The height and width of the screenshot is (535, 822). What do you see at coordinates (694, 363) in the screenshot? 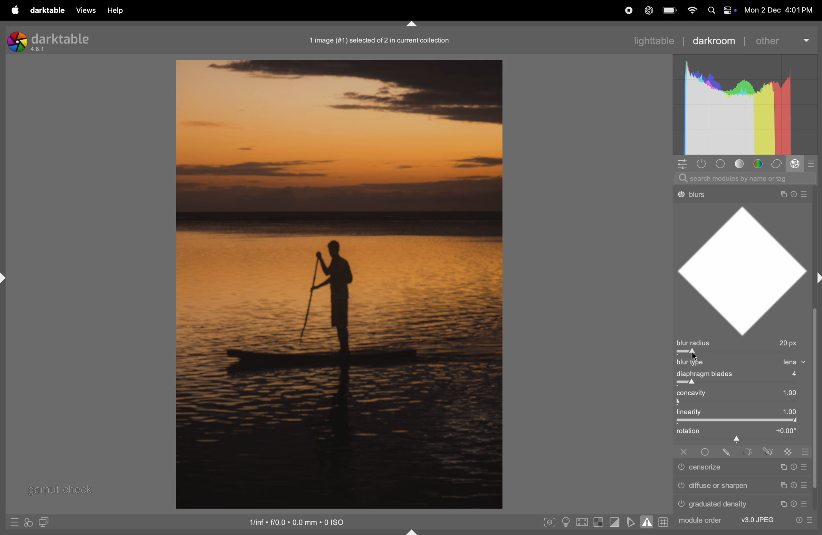
I see `blur` at bounding box center [694, 363].